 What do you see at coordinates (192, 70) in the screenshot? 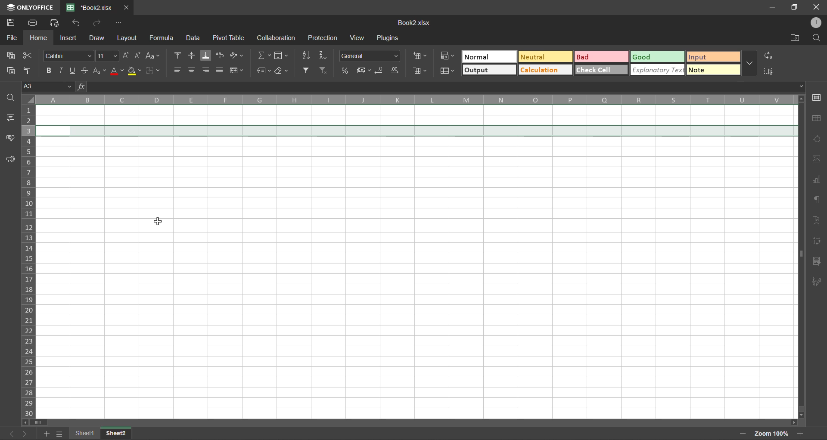
I see `align center` at bounding box center [192, 70].